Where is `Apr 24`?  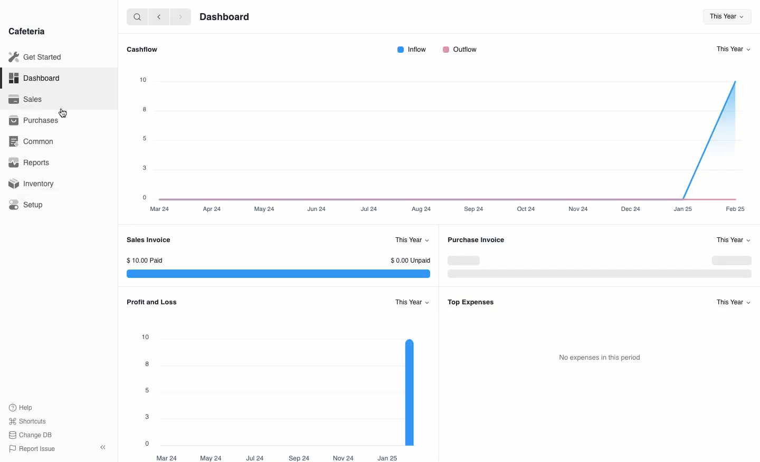 Apr 24 is located at coordinates (213, 210).